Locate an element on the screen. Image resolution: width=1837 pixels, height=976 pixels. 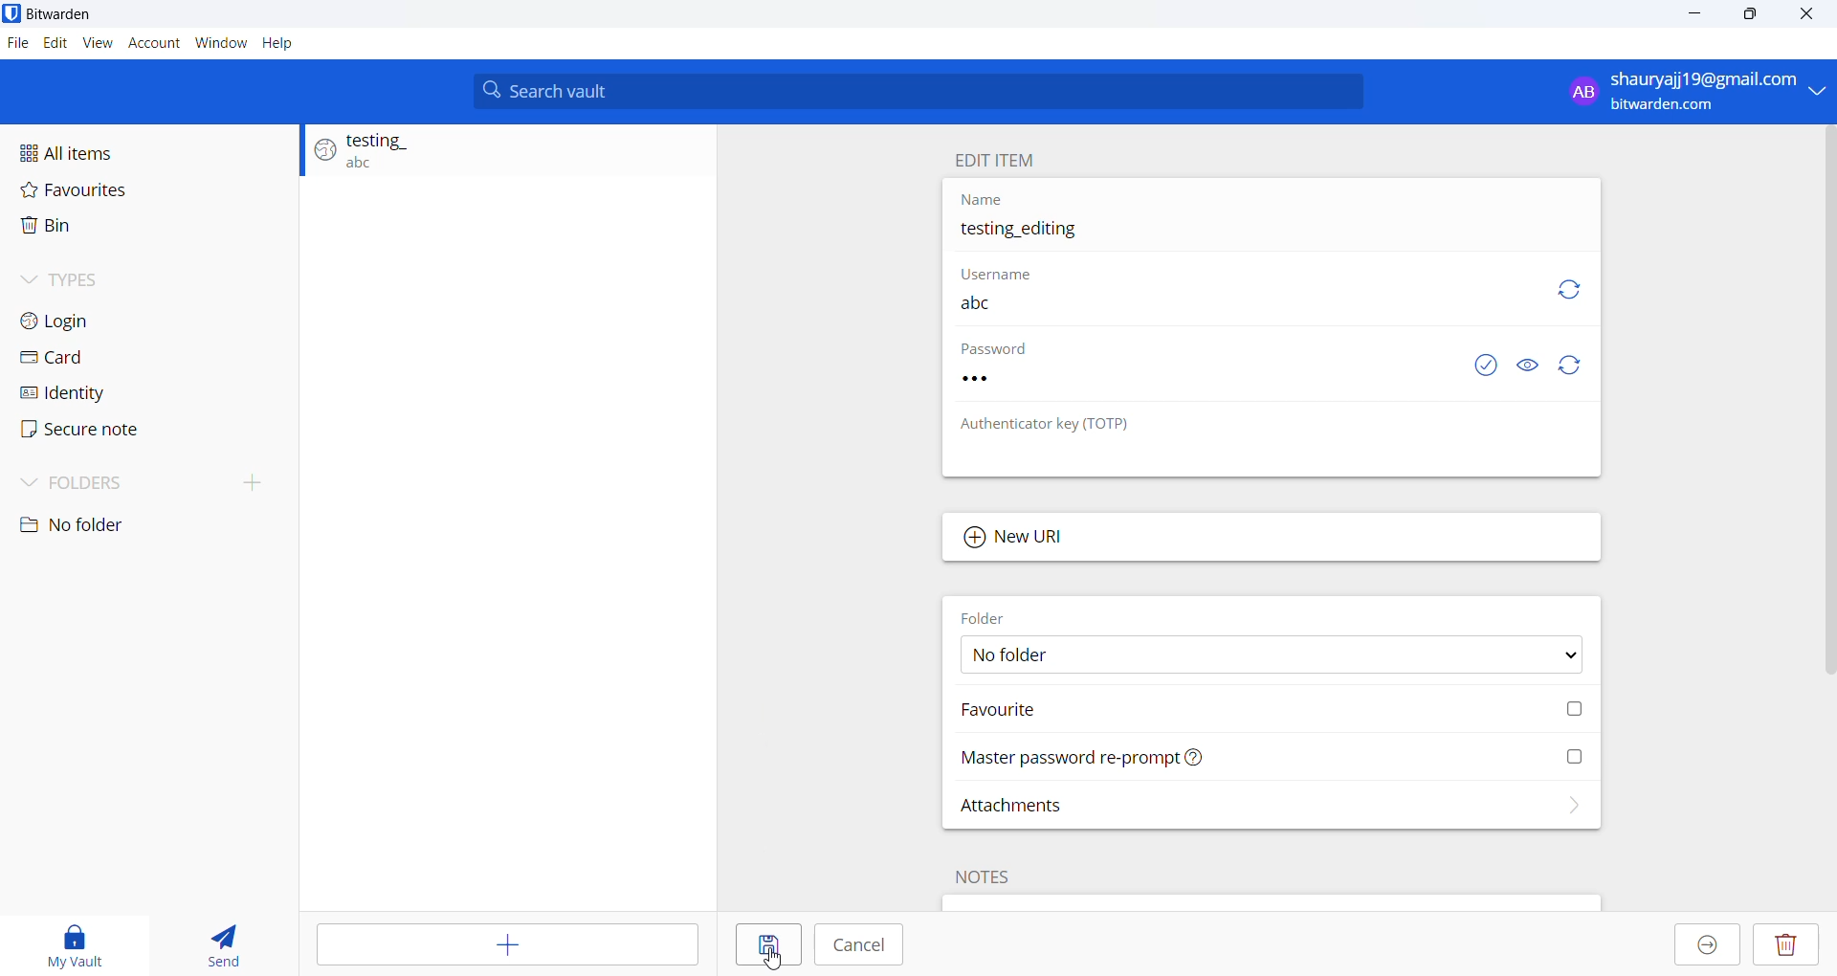
Help is located at coordinates (278, 42).